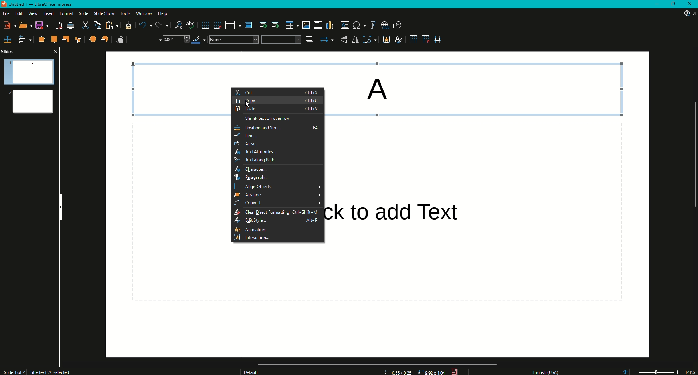 This screenshot has width=698, height=375. Describe the element at coordinates (49, 14) in the screenshot. I see `Insert` at that location.